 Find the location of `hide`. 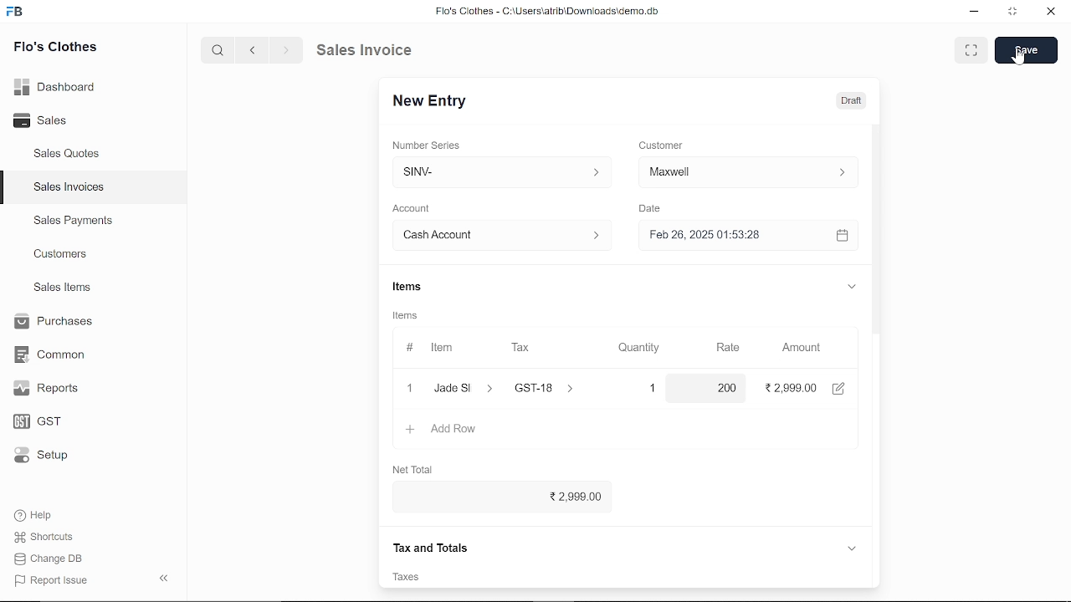

hide is located at coordinates (165, 576).